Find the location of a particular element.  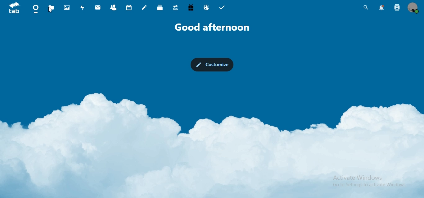

calendar is located at coordinates (129, 7).